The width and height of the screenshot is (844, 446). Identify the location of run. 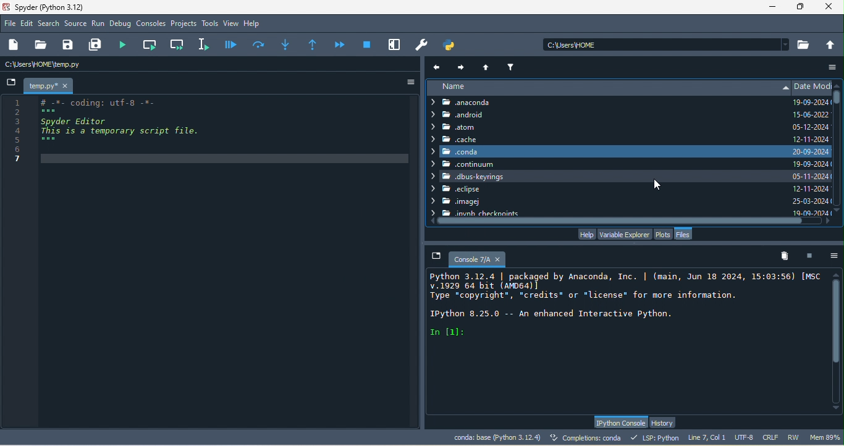
(98, 24).